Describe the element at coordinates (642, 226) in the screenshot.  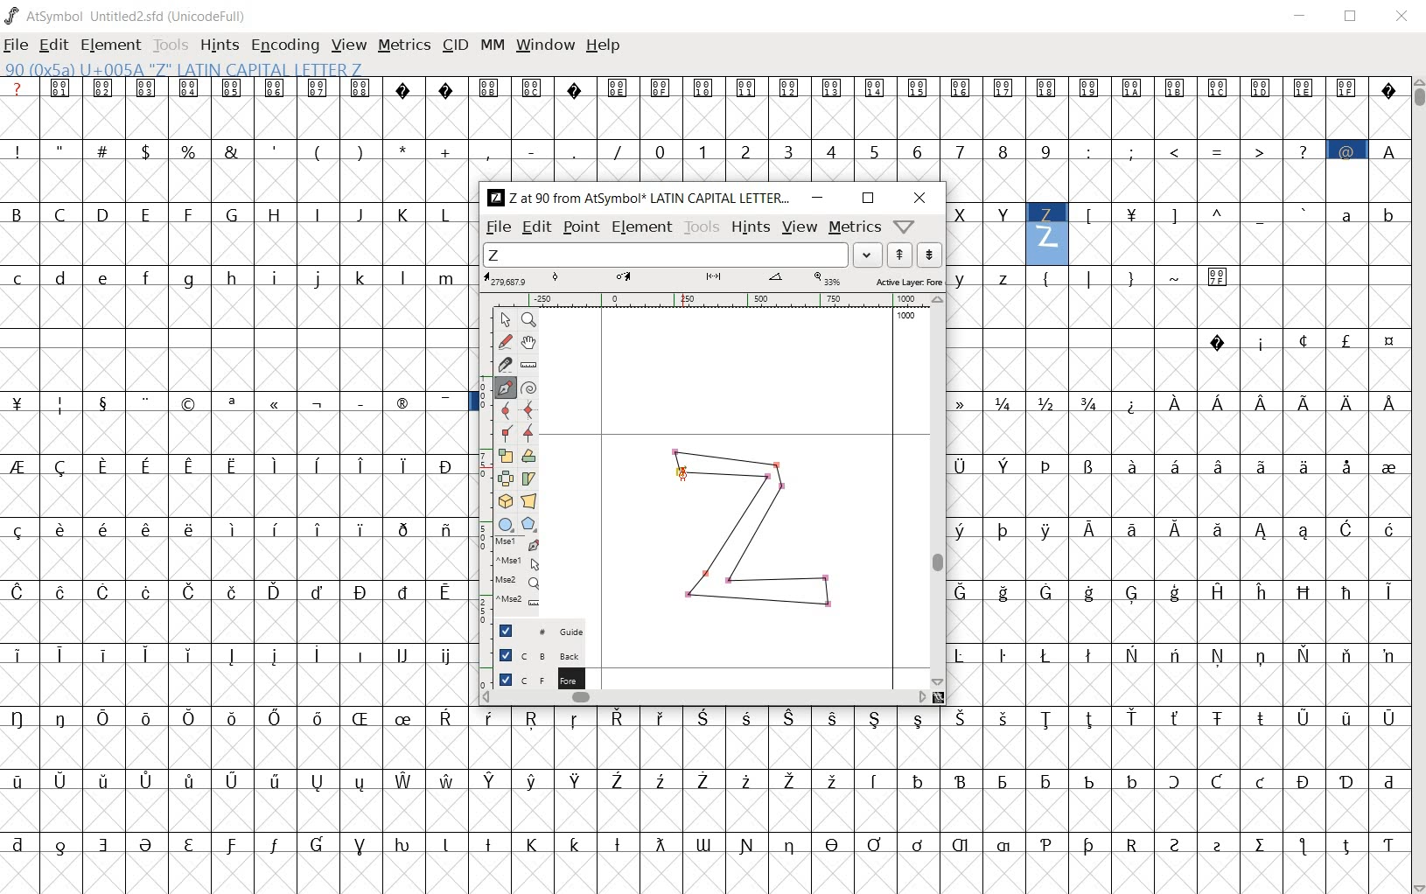
I see `element` at that location.